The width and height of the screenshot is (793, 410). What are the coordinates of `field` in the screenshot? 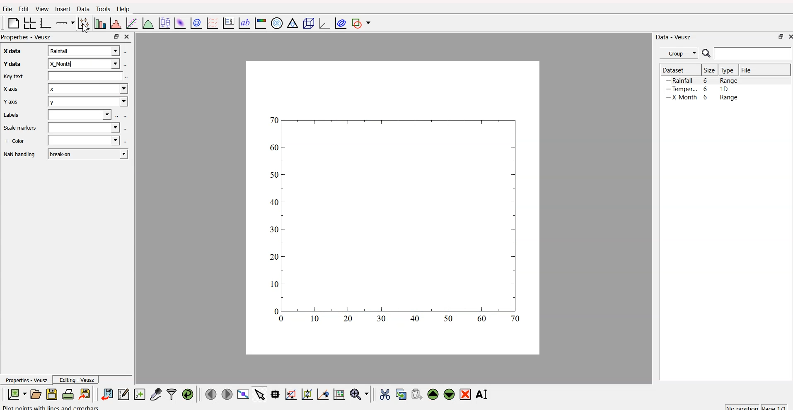 It's located at (86, 78).